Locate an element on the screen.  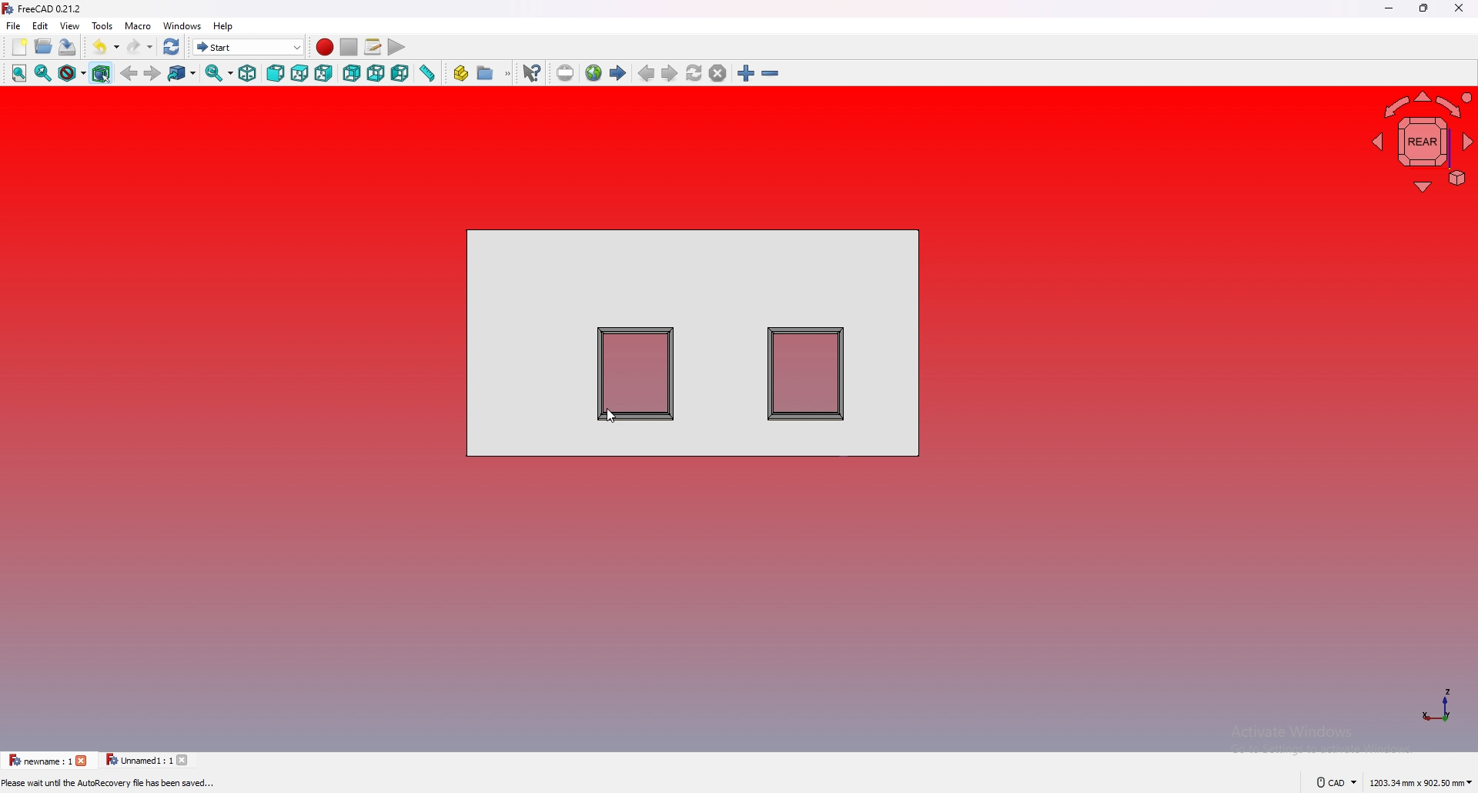
go to linked object is located at coordinates (182, 74).